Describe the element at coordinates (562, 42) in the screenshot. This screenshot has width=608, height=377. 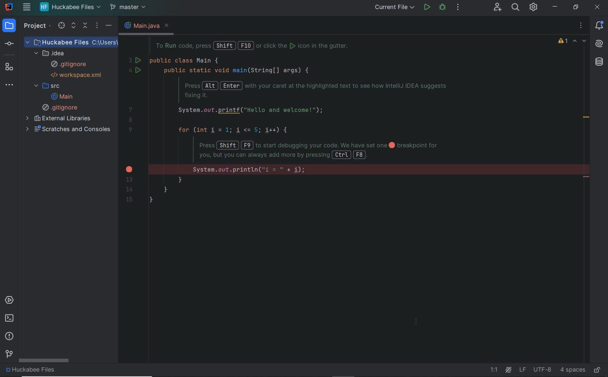
I see `warnings` at that location.